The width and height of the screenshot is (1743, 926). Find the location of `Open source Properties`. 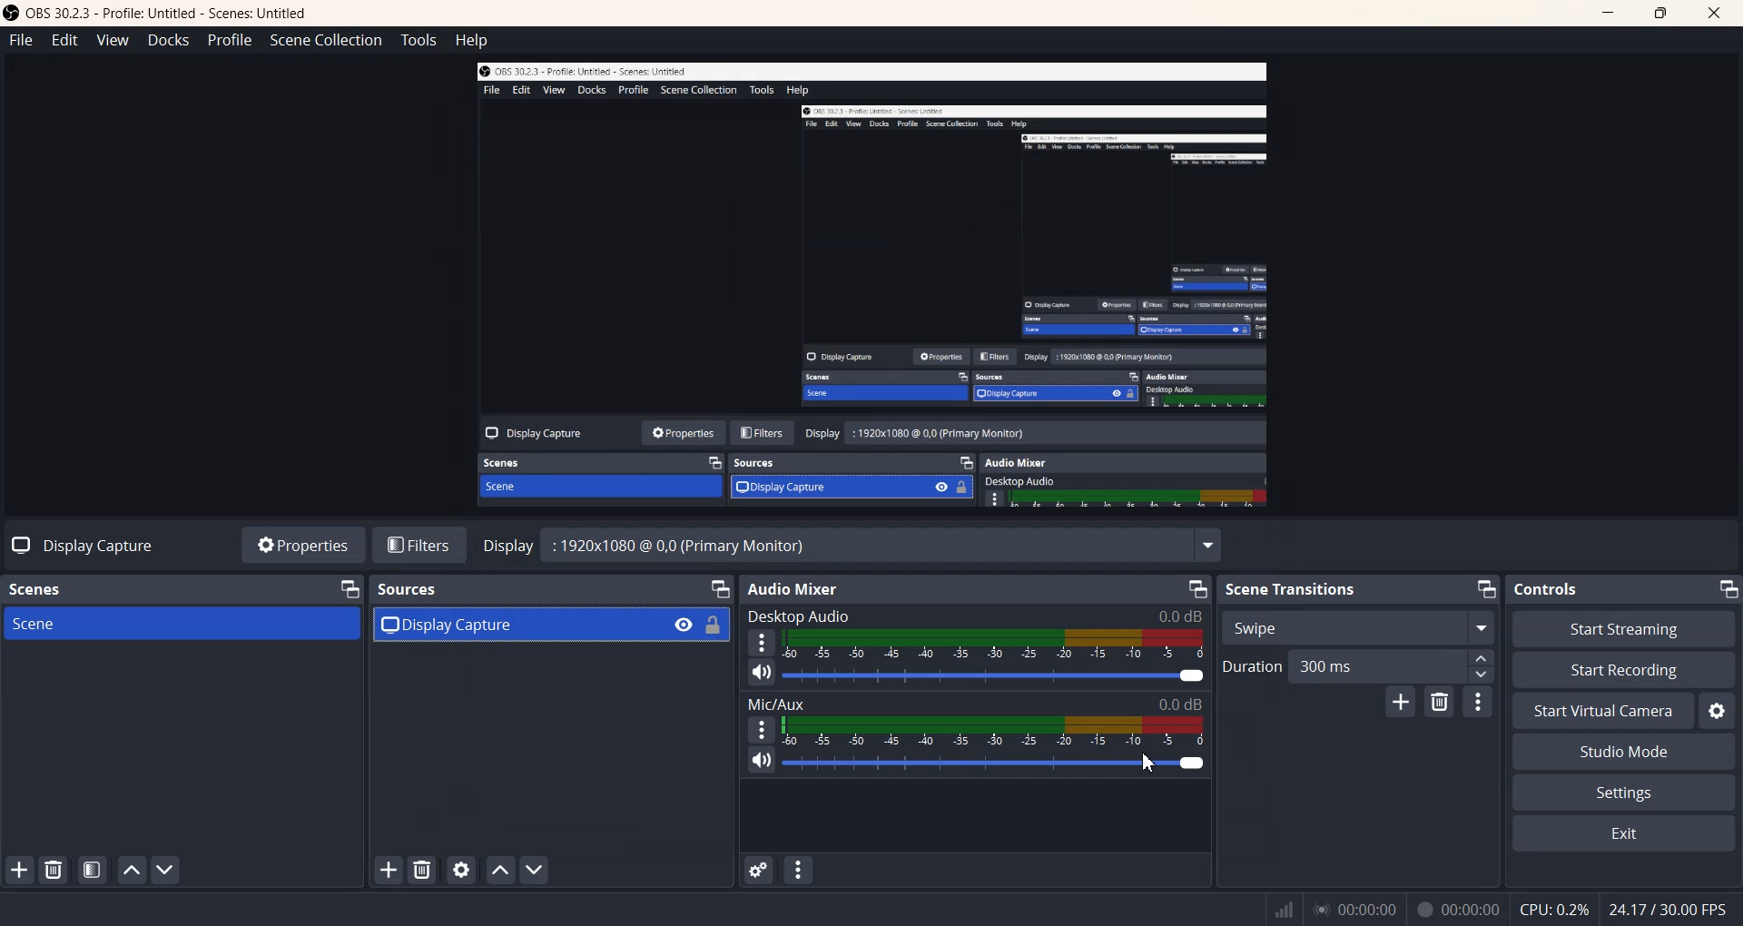

Open source Properties is located at coordinates (461, 869).